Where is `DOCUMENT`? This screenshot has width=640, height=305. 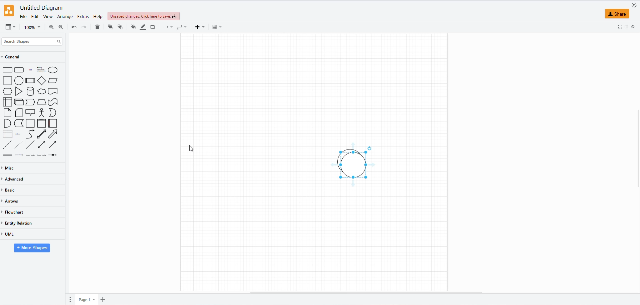
DOCUMENT is located at coordinates (53, 91).